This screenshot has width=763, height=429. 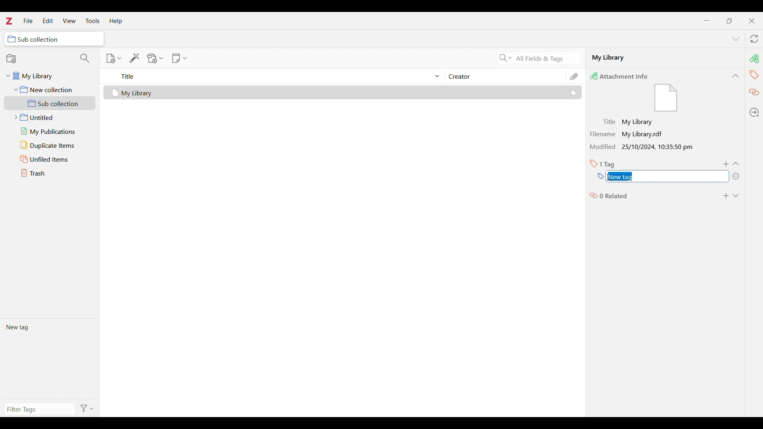 I want to click on New collection, so click(x=11, y=58).